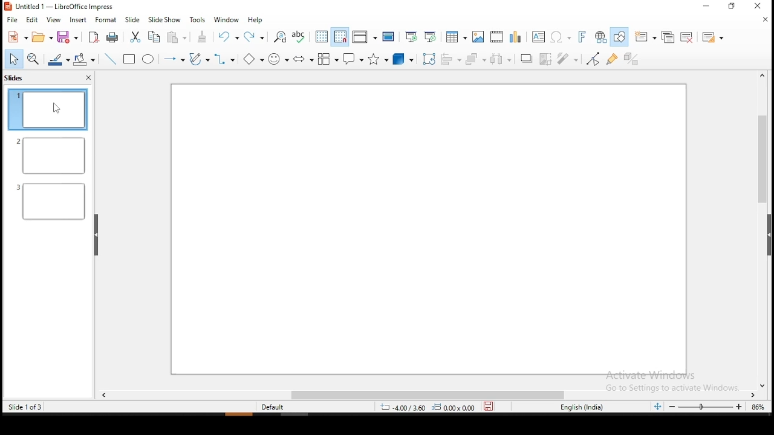 The width and height of the screenshot is (774, 435). What do you see at coordinates (276, 407) in the screenshot?
I see `default` at bounding box center [276, 407].